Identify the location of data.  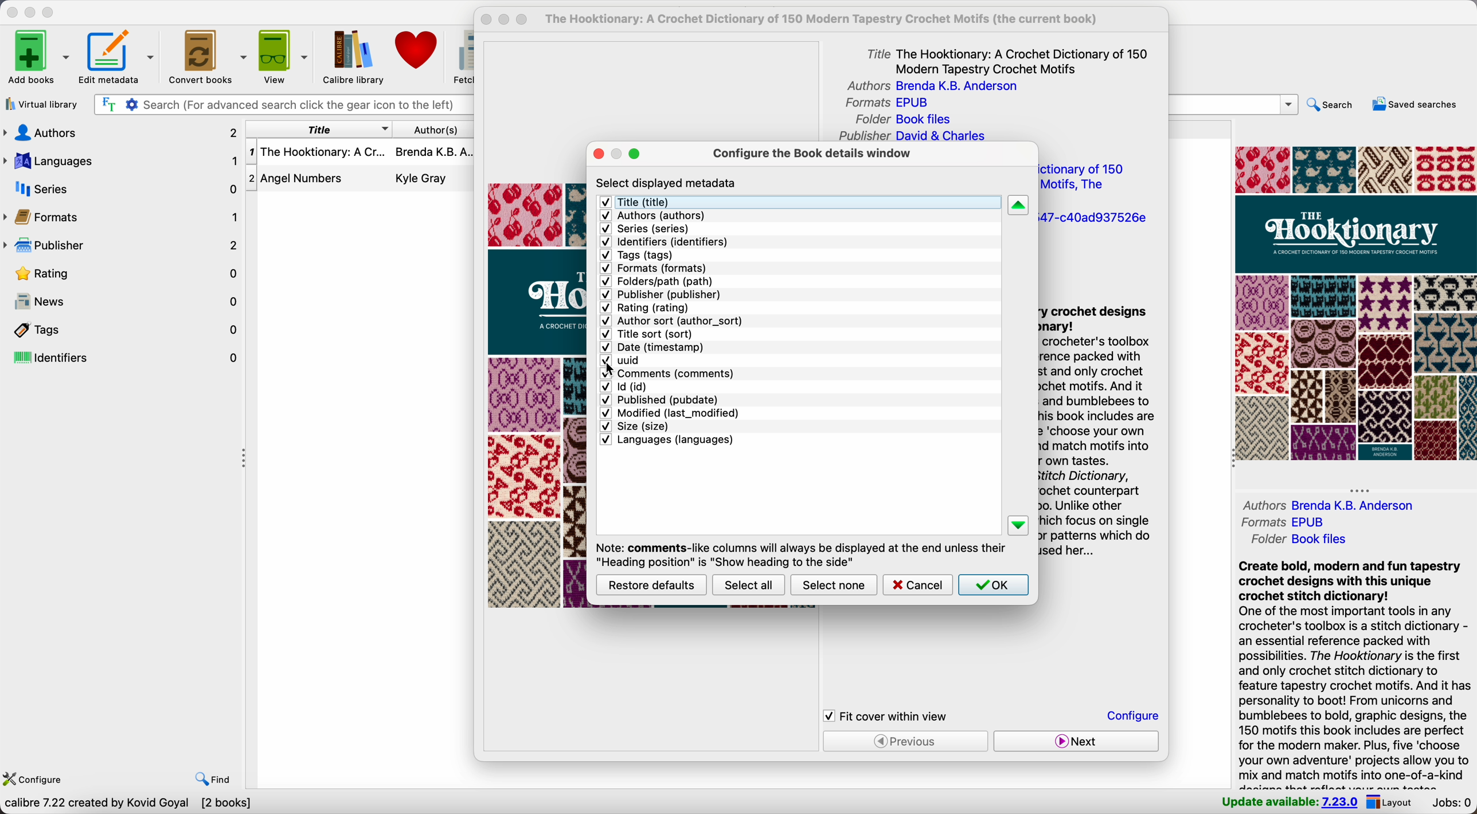
(127, 804).